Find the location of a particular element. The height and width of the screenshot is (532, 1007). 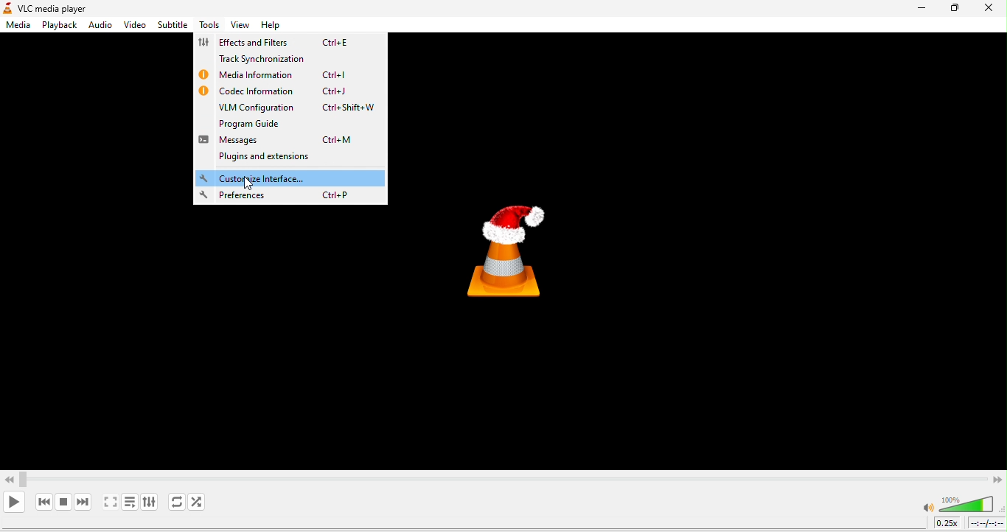

view is located at coordinates (239, 27).